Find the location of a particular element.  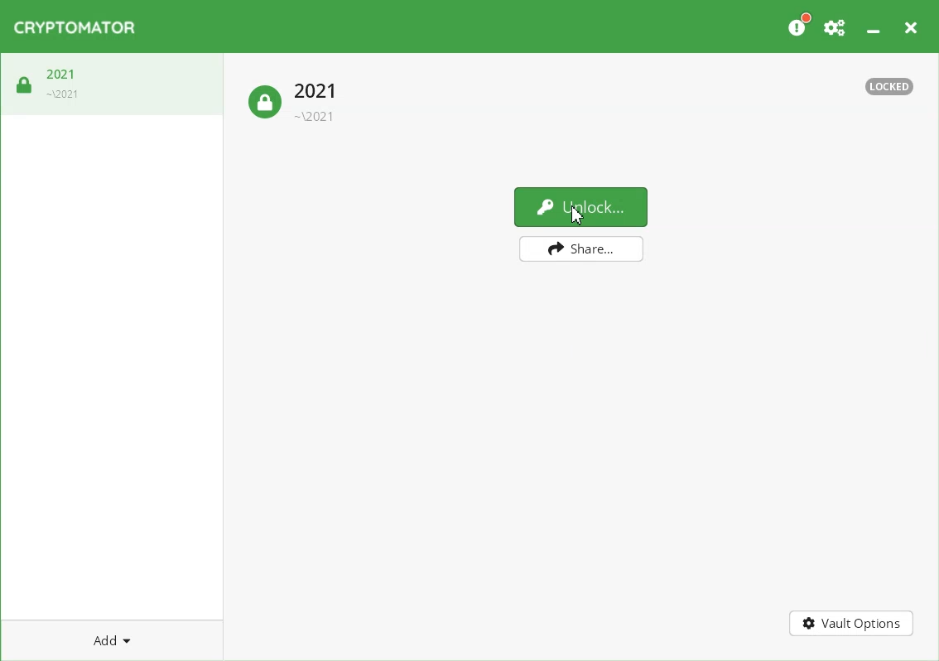

Vault Lock is located at coordinates (297, 99).